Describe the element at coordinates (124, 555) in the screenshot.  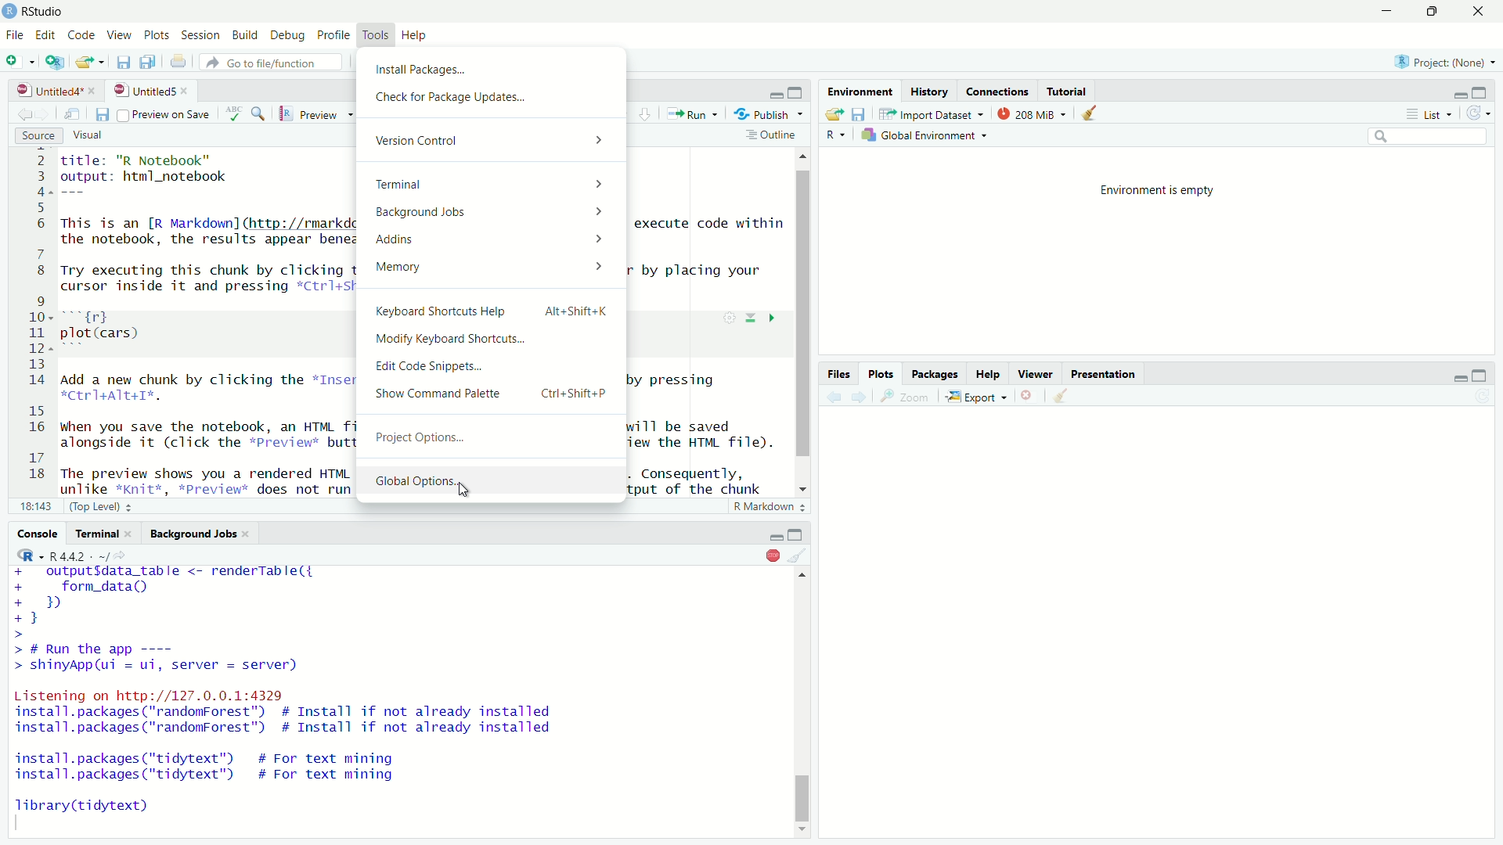
I see `view current working directory` at that location.